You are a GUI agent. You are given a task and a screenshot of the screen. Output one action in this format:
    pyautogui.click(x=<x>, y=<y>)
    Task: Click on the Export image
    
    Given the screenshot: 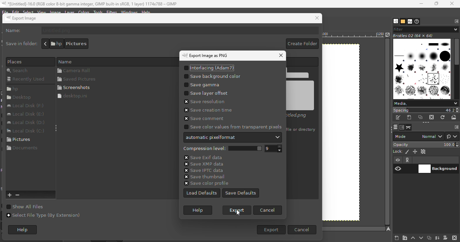 What is the action you would take?
    pyautogui.click(x=32, y=19)
    